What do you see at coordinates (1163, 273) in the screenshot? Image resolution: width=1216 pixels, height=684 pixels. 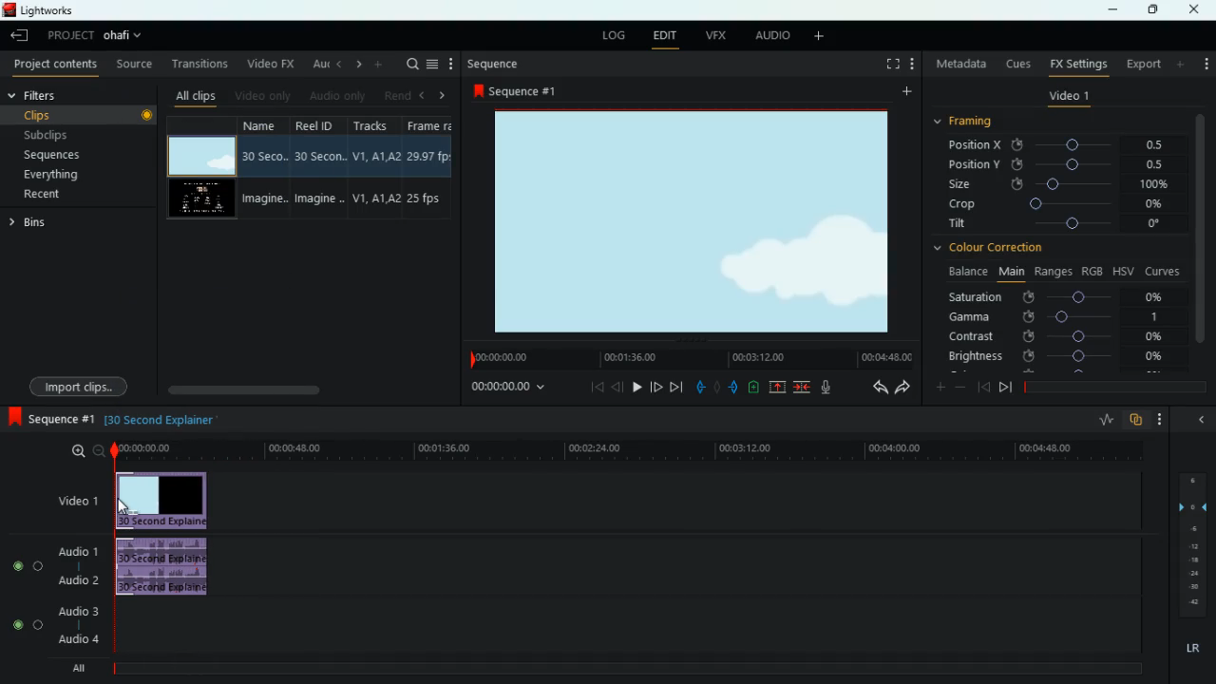 I see `curves` at bounding box center [1163, 273].